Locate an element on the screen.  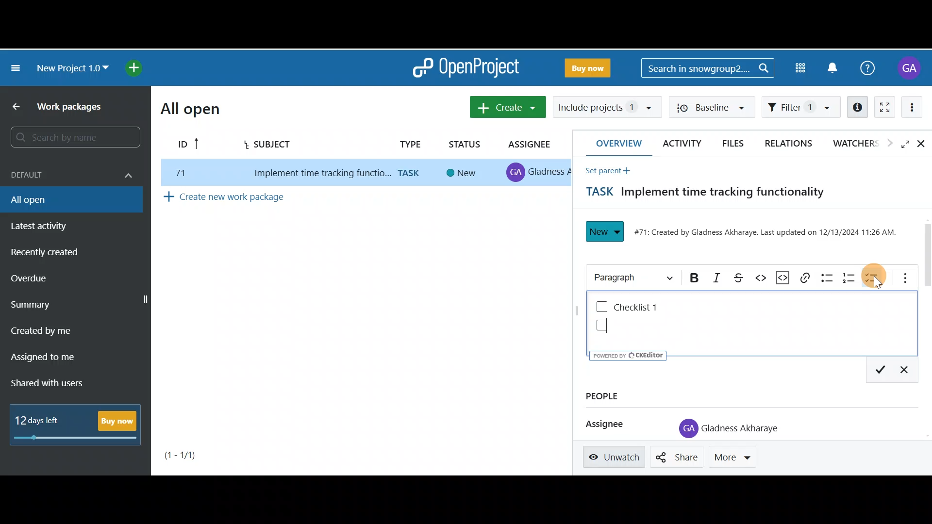
Overview is located at coordinates (615, 143).